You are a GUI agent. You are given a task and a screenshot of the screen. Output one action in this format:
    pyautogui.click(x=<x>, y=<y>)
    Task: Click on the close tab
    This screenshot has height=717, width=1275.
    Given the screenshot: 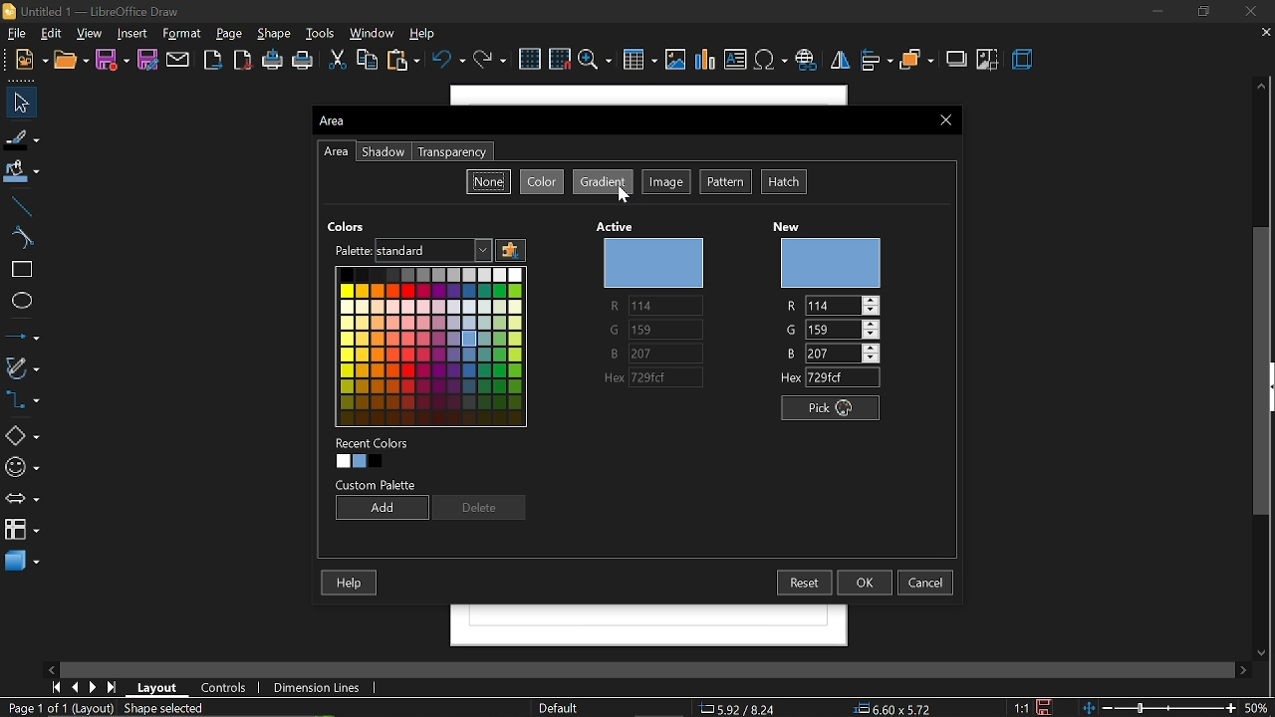 What is the action you would take?
    pyautogui.click(x=1262, y=35)
    